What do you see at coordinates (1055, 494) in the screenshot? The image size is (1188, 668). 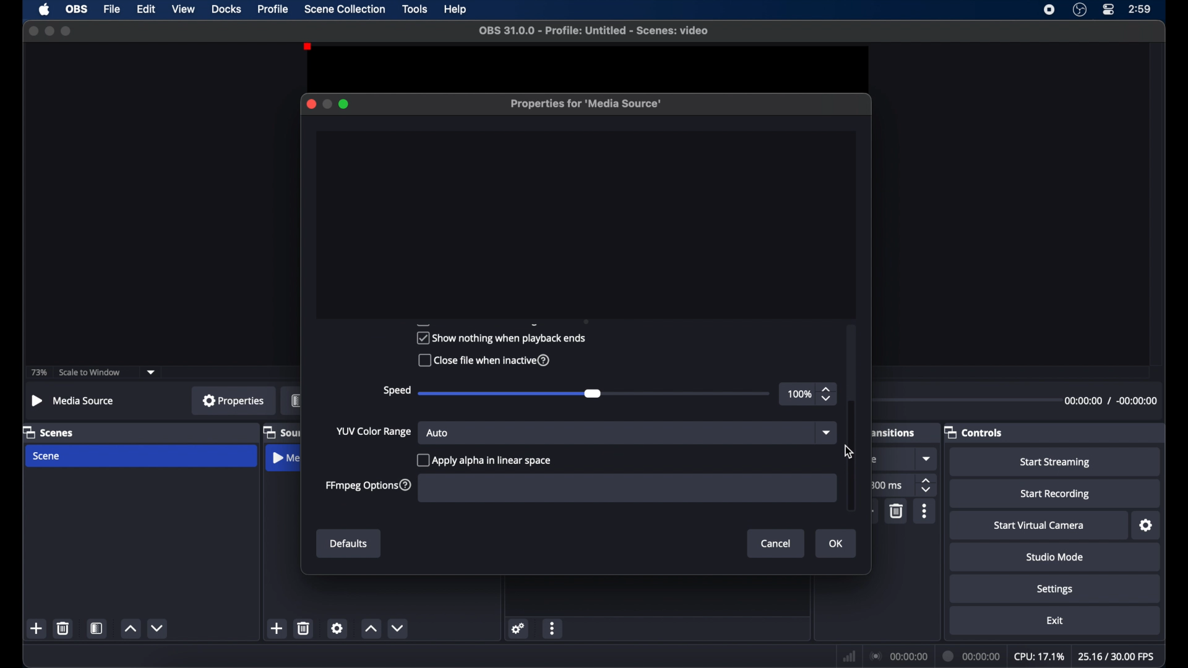 I see `start recording` at bounding box center [1055, 494].